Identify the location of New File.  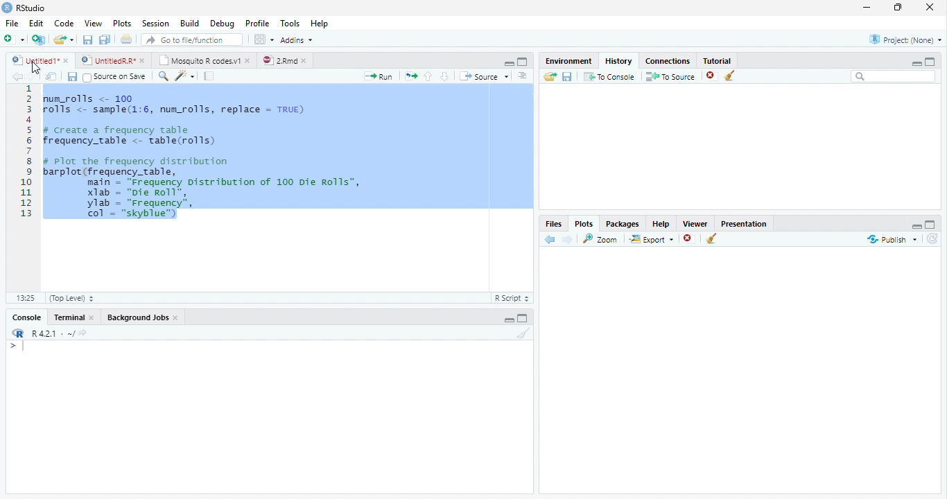
(14, 39).